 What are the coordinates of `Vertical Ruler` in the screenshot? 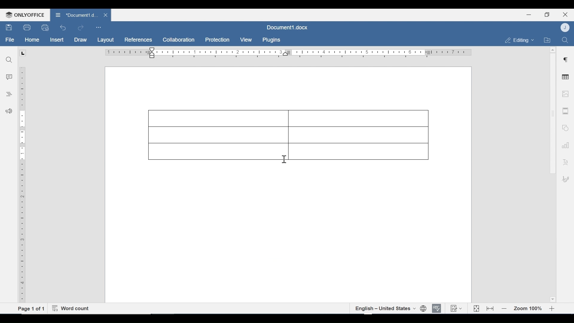 It's located at (22, 182).